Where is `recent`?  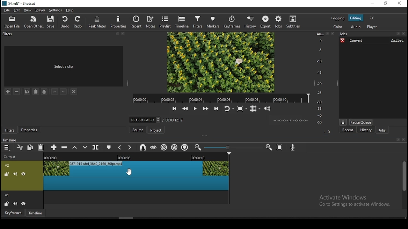
recent is located at coordinates (345, 130).